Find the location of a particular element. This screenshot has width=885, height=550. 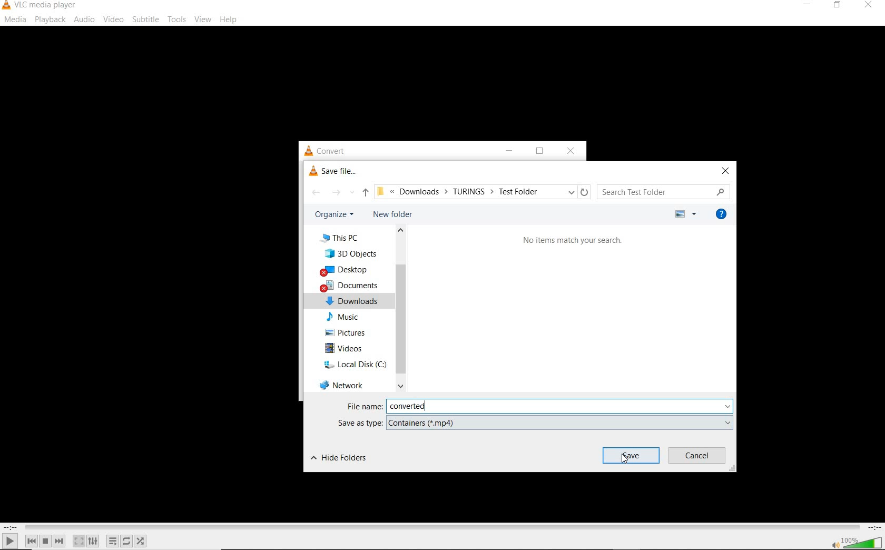

remaining time is located at coordinates (873, 527).